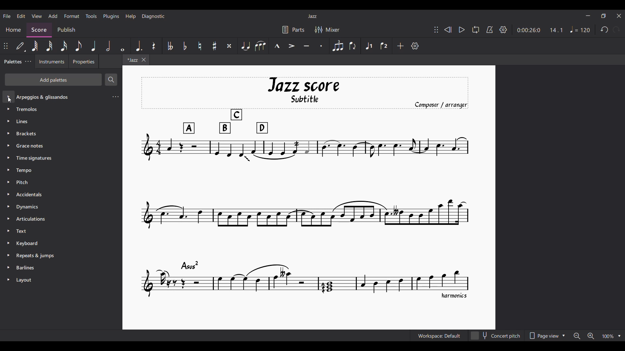 The width and height of the screenshot is (625, 351). What do you see at coordinates (369, 45) in the screenshot?
I see `Voice 1` at bounding box center [369, 45].